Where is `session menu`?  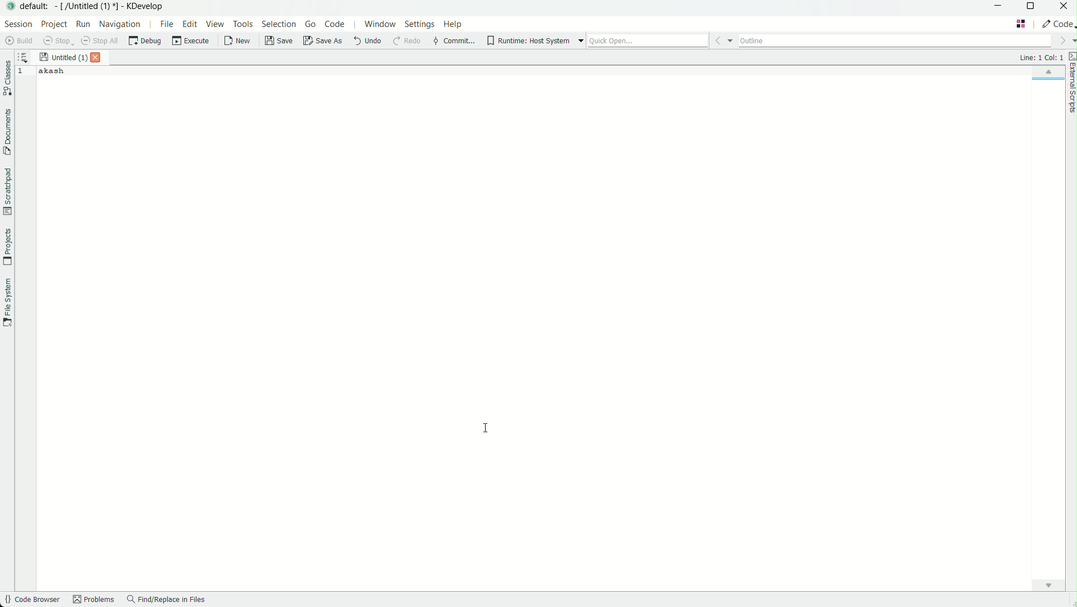
session menu is located at coordinates (17, 24).